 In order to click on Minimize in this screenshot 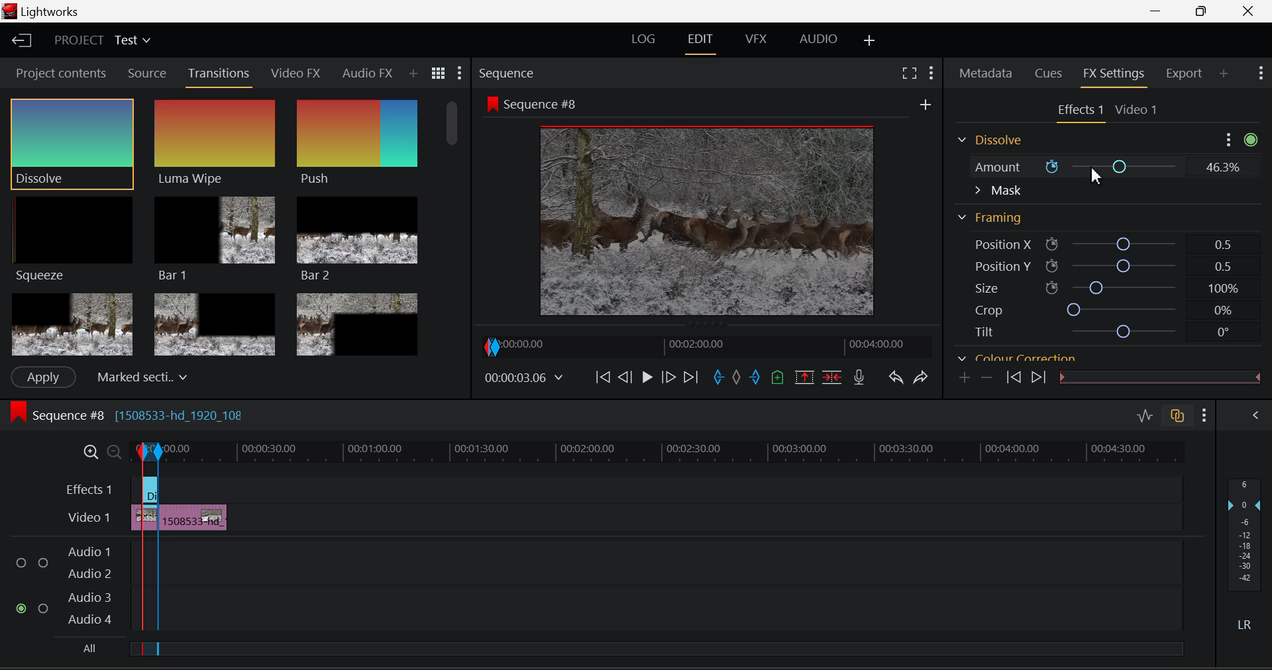, I will do `click(1204, 12)`.